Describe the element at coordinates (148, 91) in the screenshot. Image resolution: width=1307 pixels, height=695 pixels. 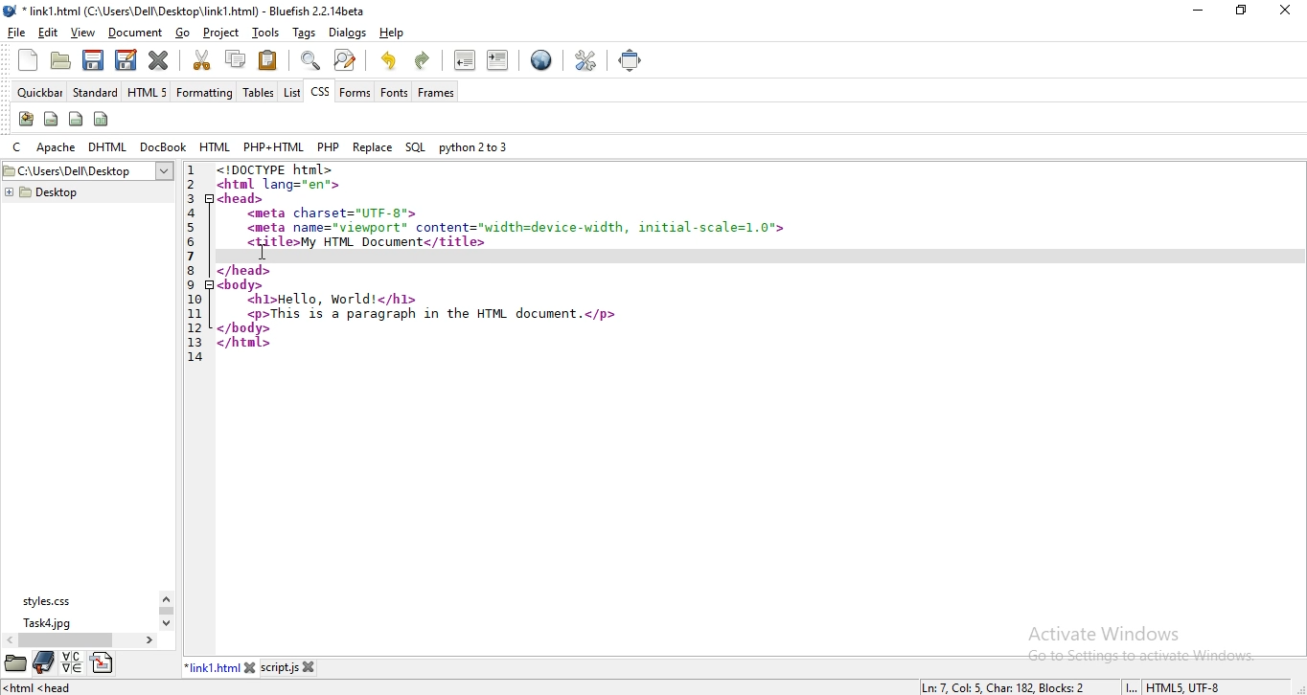
I see `html 5` at that location.